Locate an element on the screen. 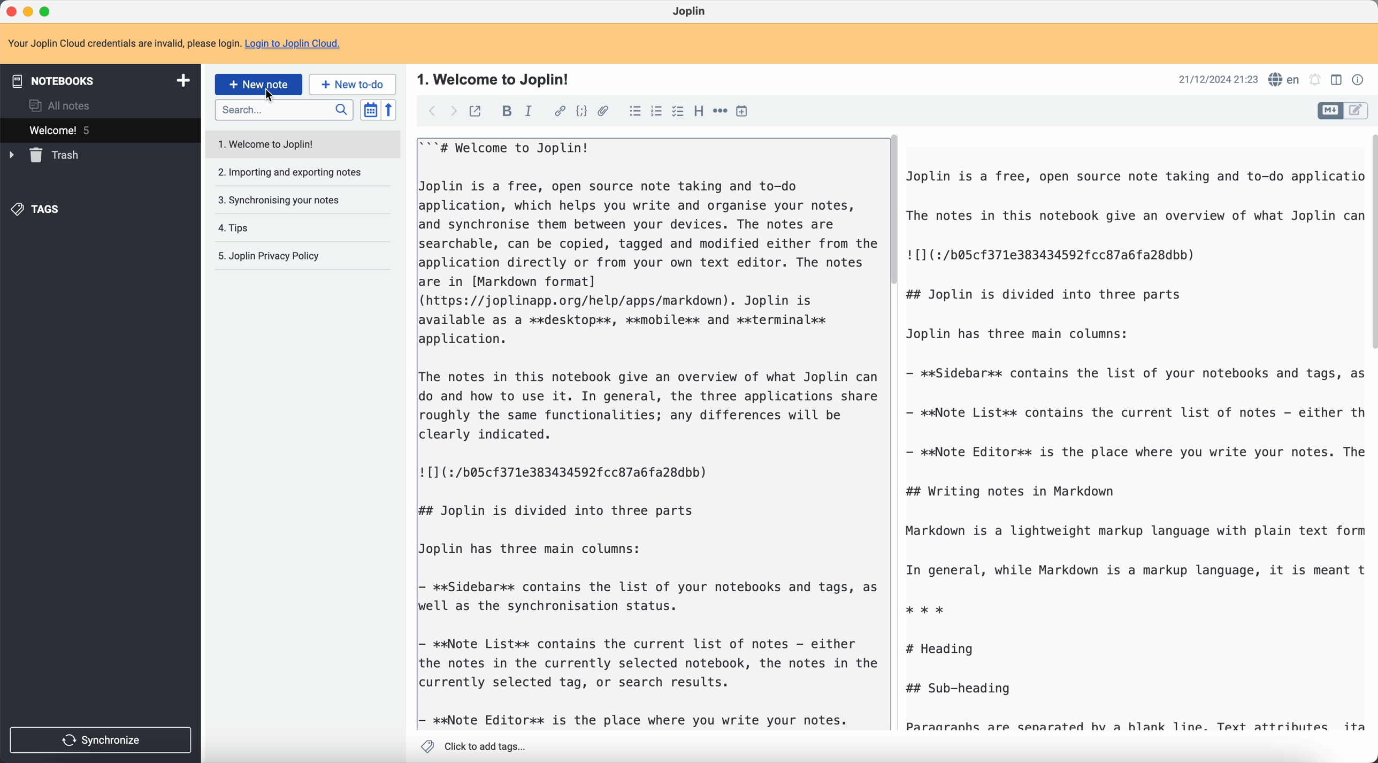 Image resolution: width=1378 pixels, height=763 pixels. back is located at coordinates (432, 110).